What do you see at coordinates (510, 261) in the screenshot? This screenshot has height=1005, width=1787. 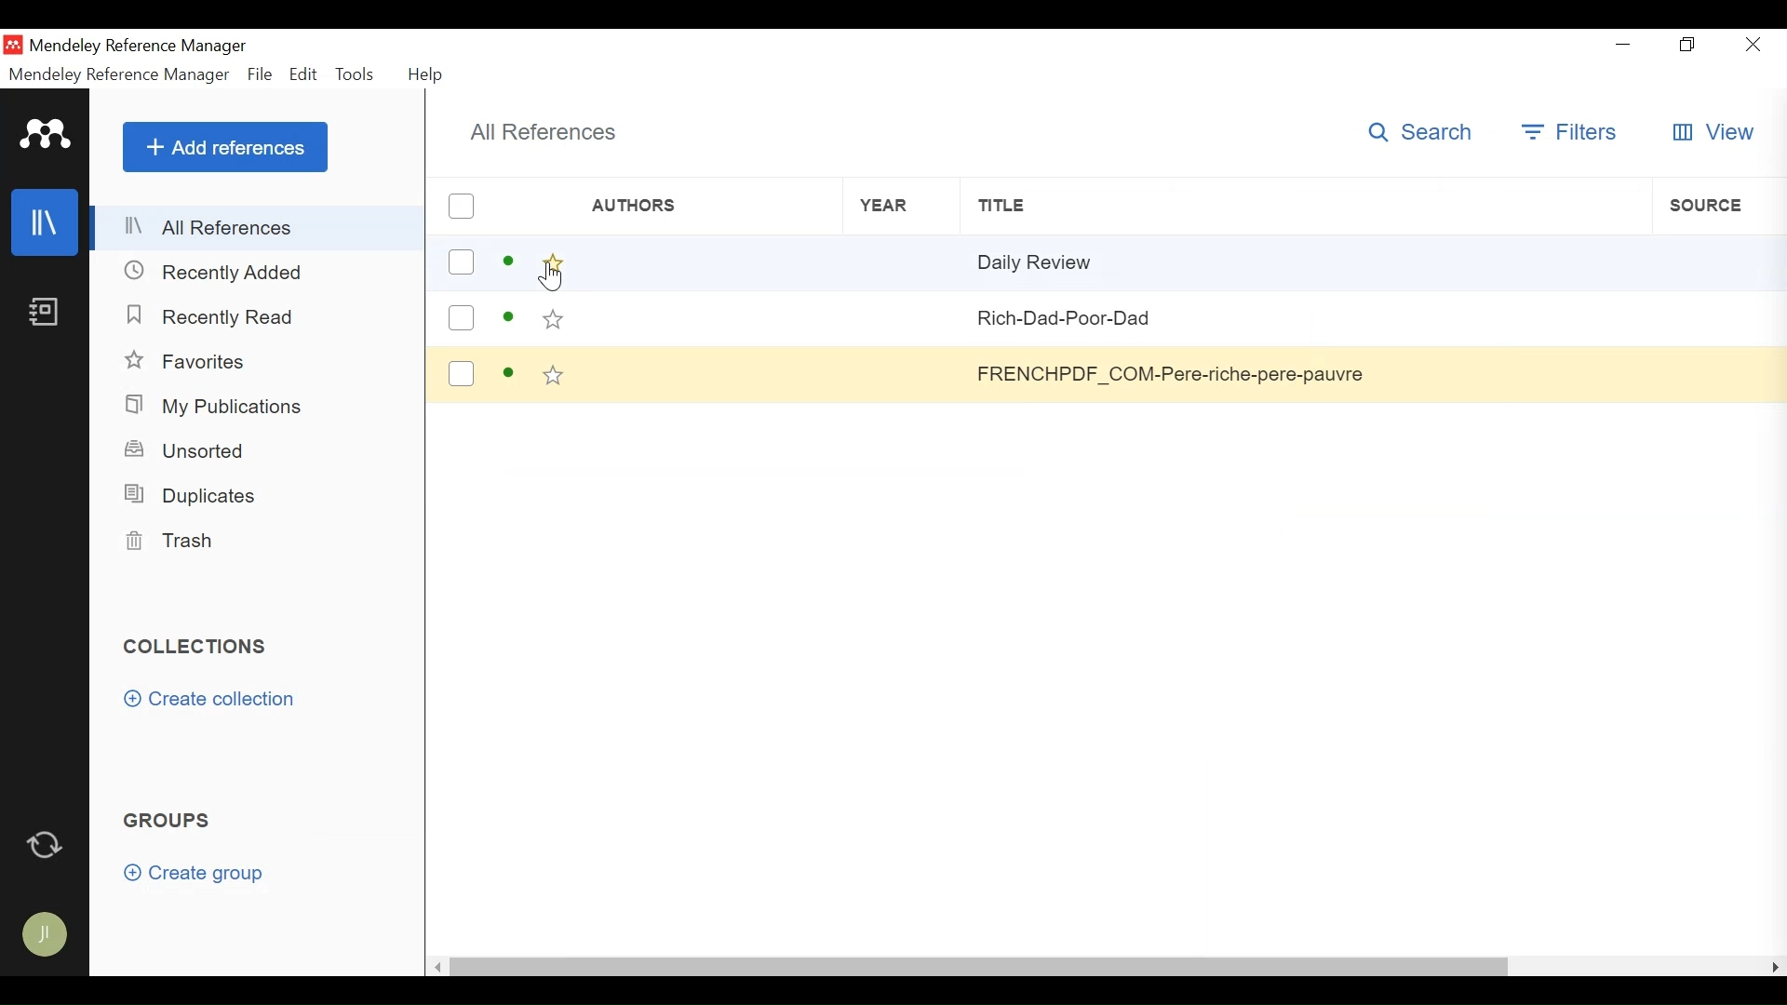 I see `Unread` at bounding box center [510, 261].